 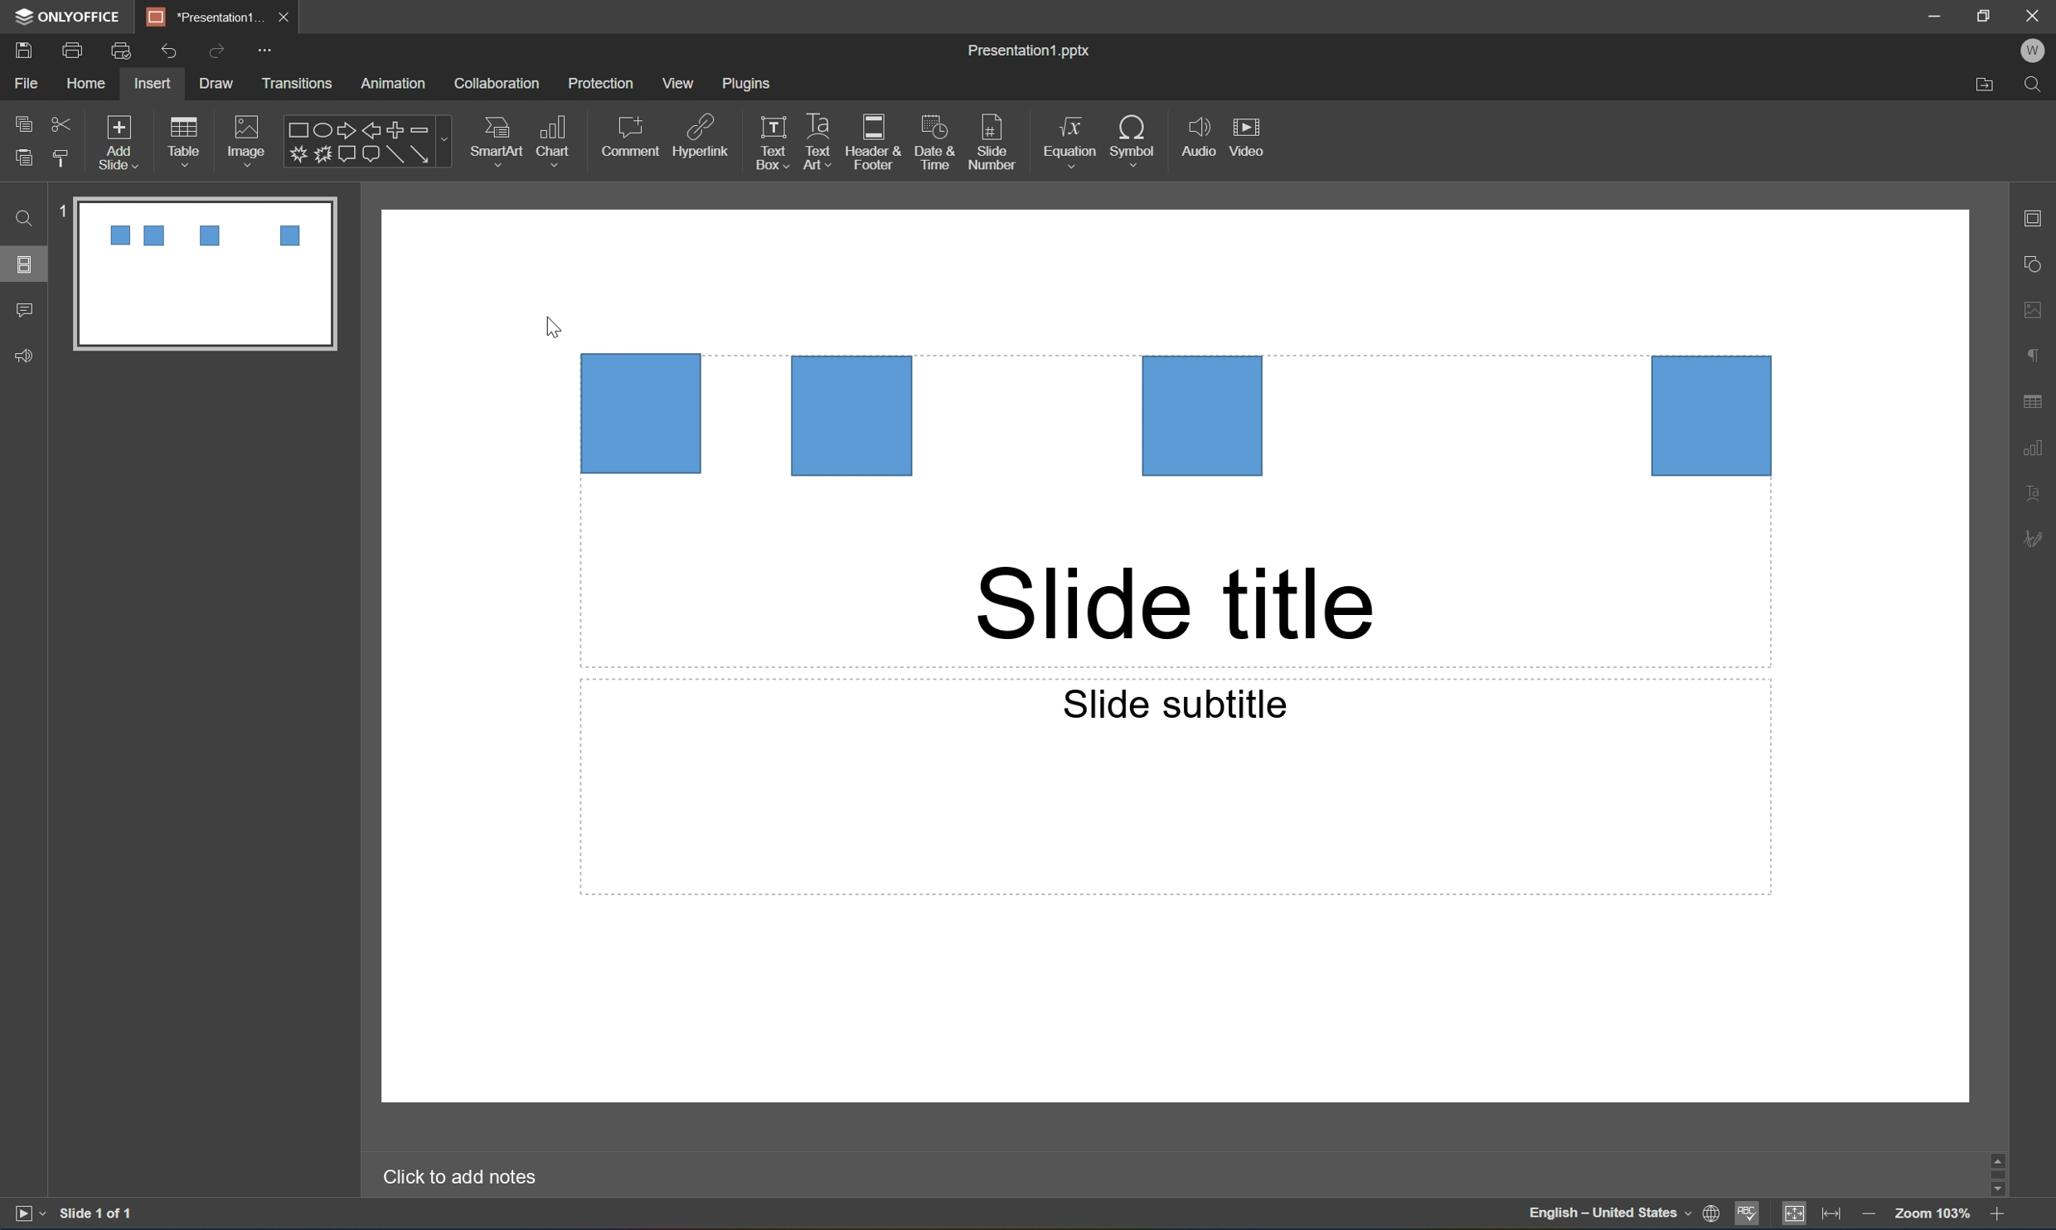 I want to click on collaboration, so click(x=499, y=83).